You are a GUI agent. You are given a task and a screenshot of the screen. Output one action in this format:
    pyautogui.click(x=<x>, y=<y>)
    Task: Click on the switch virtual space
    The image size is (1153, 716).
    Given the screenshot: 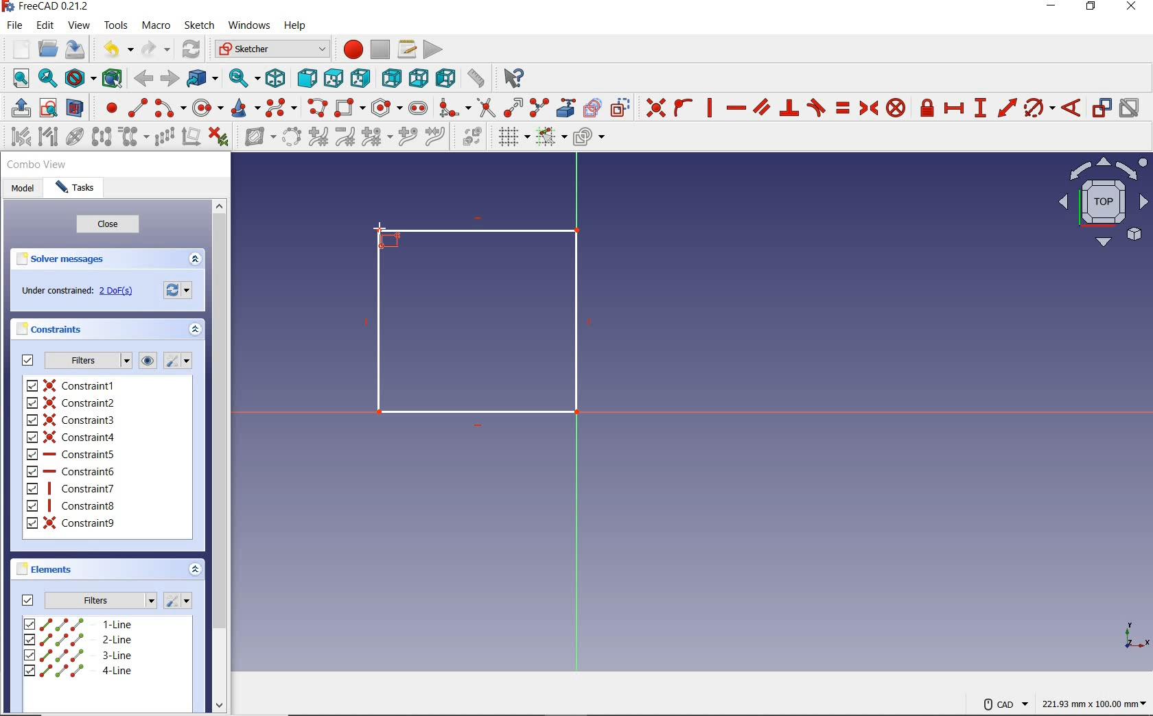 What is the action you would take?
    pyautogui.click(x=474, y=139)
    